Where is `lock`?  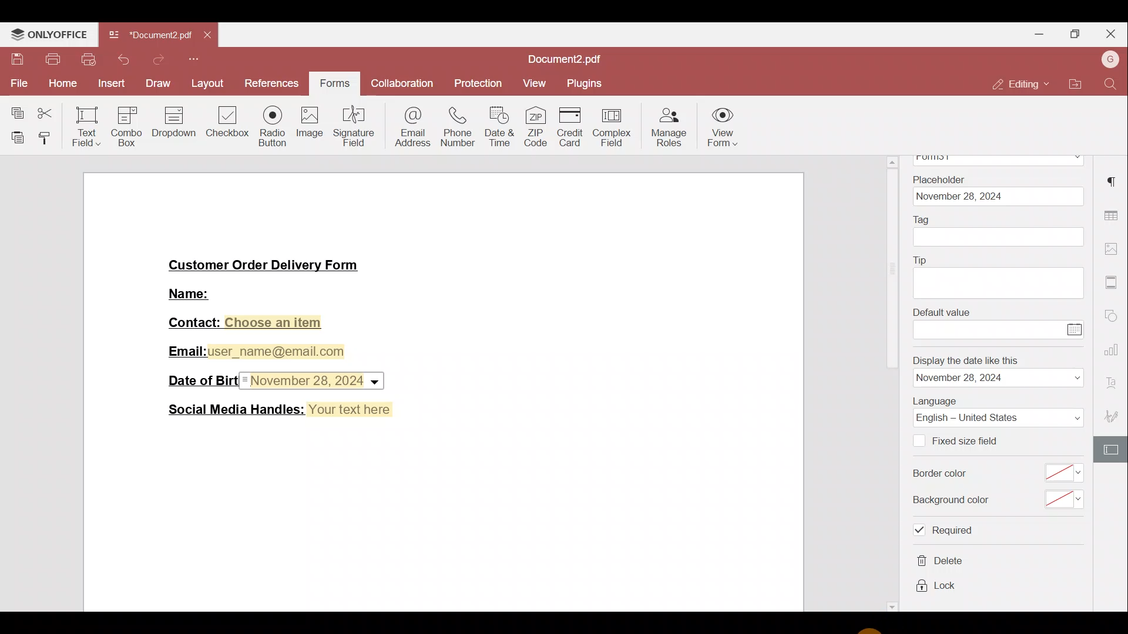 lock is located at coordinates (938, 585).